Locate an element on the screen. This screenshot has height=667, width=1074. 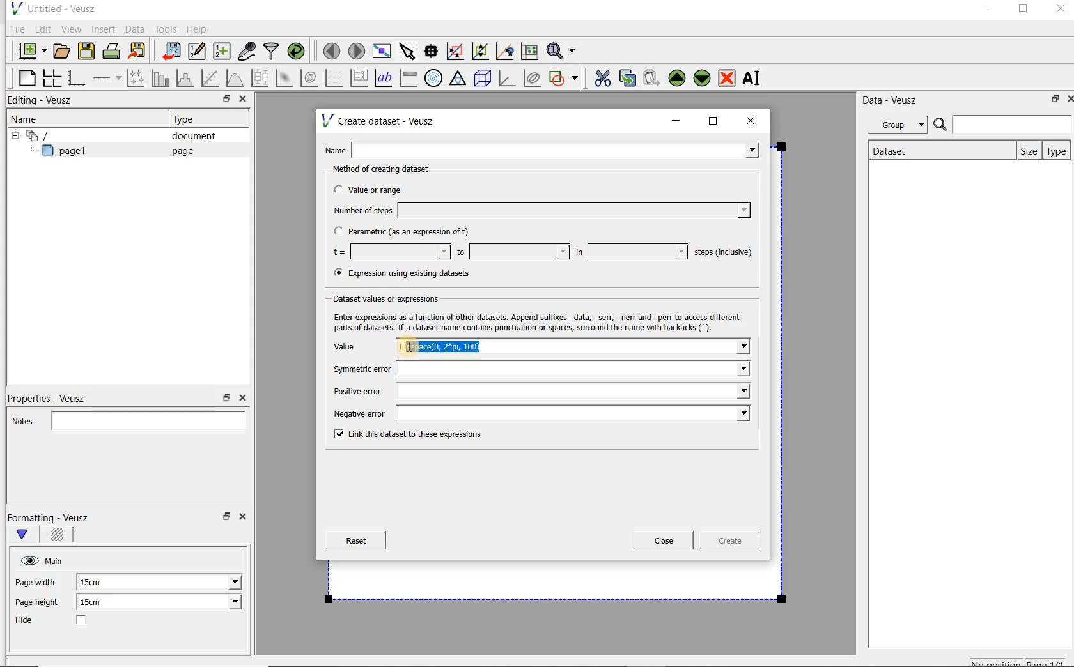
rename the selected widget is located at coordinates (754, 78).